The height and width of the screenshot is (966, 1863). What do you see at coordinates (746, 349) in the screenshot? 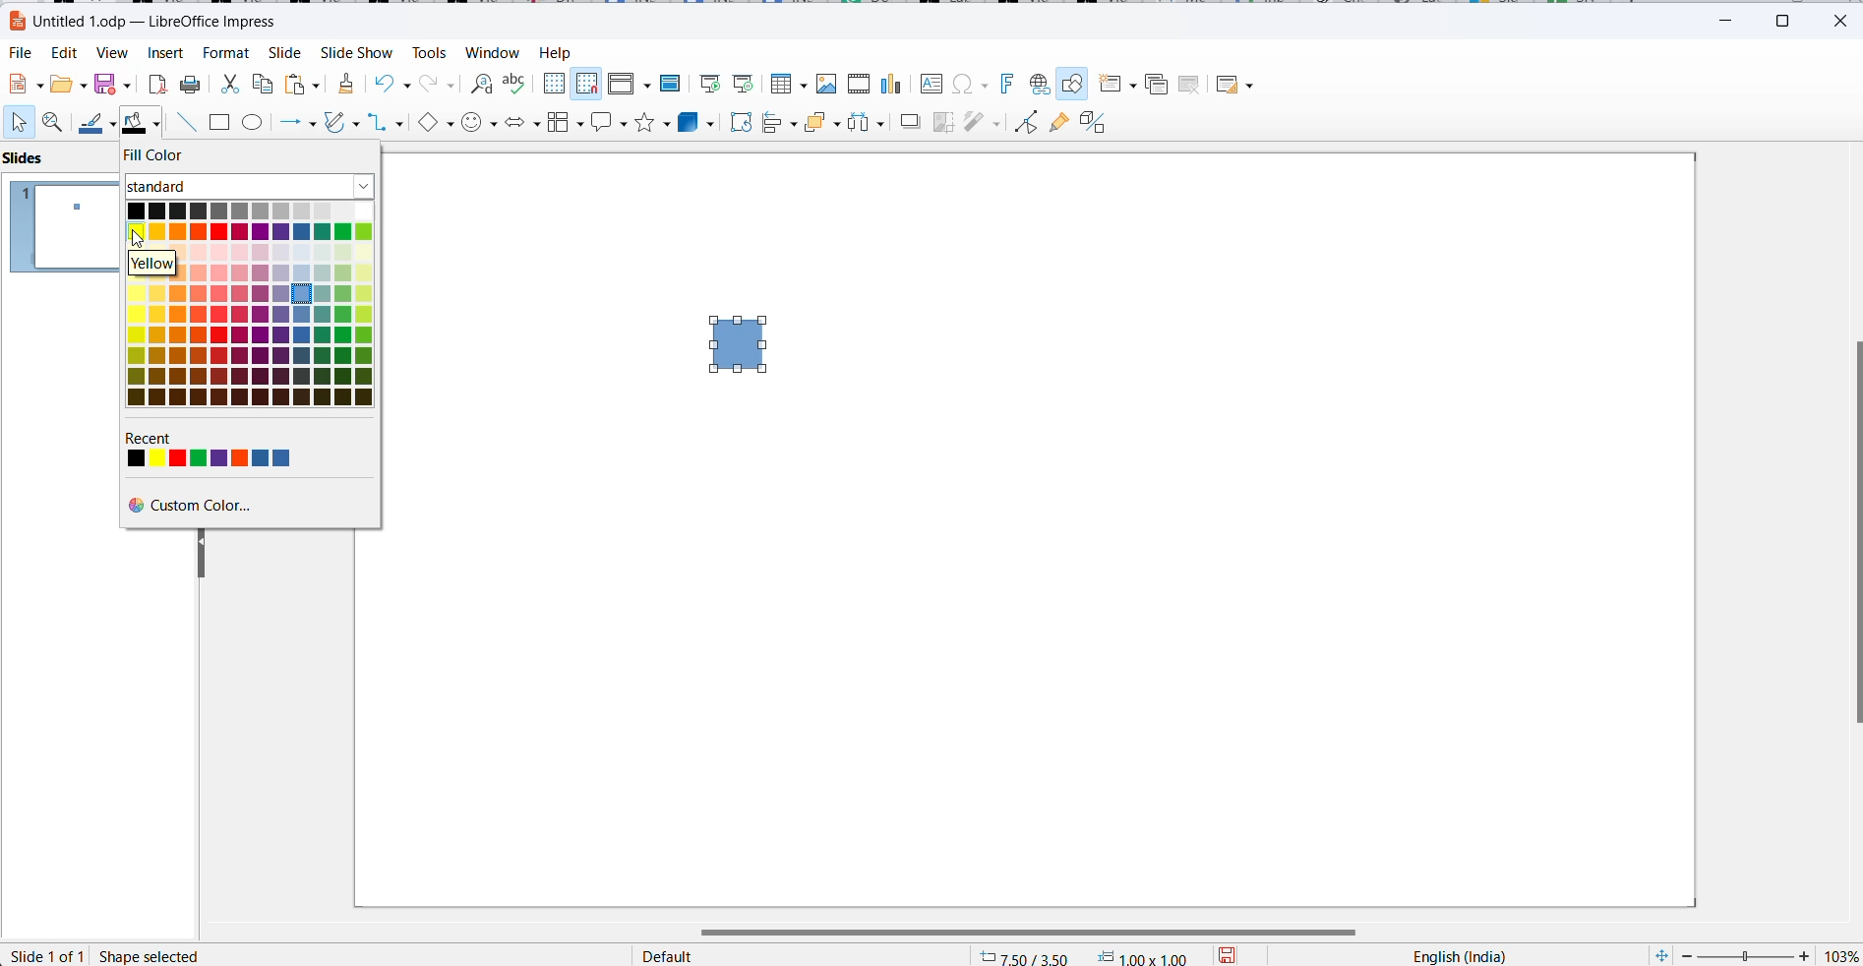
I see `rectangle` at bounding box center [746, 349].